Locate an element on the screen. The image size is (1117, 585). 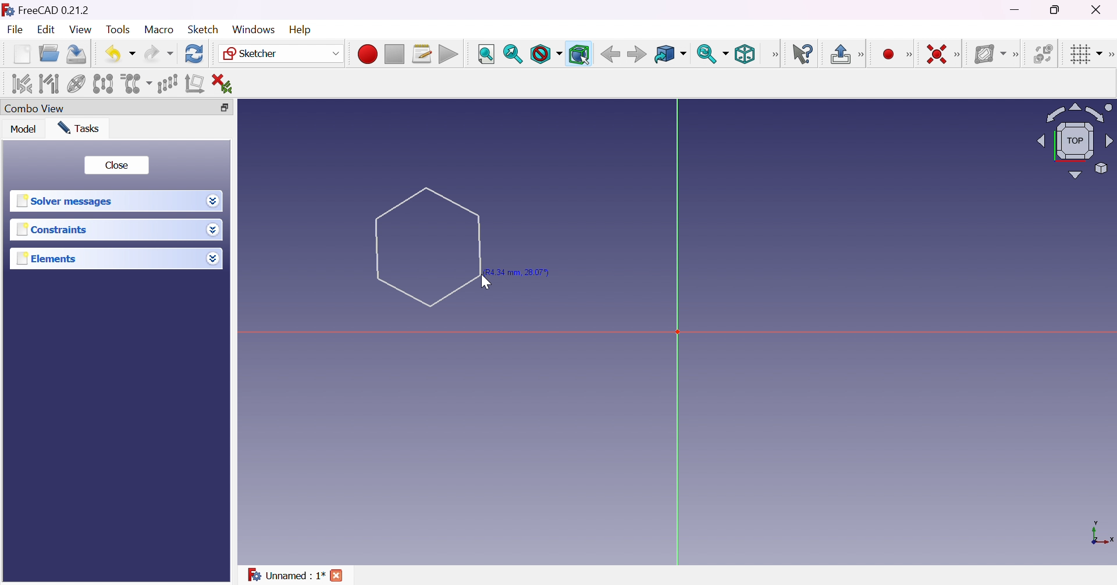
Polygon is located at coordinates (428, 247).